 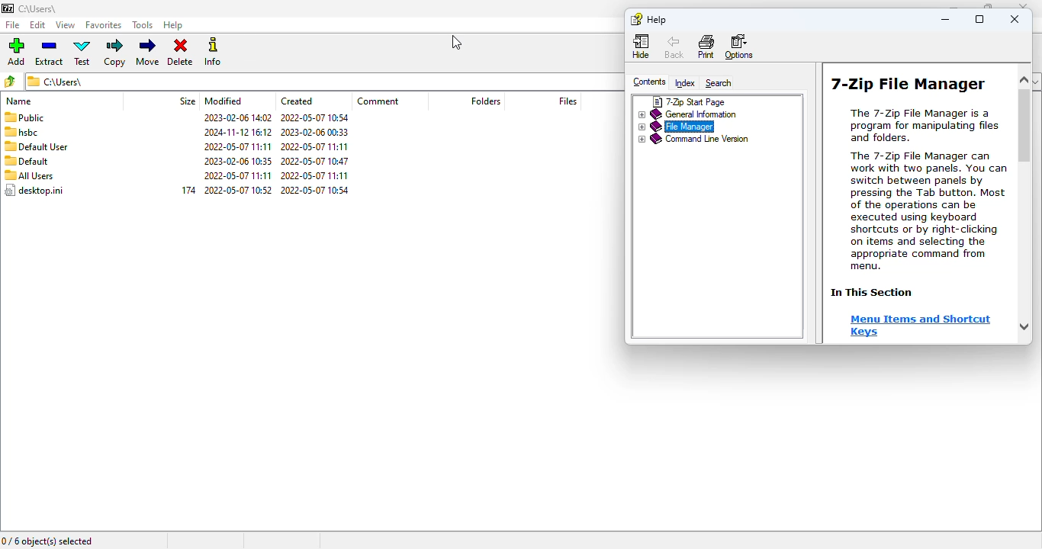 What do you see at coordinates (693, 140) in the screenshot?
I see `command line version` at bounding box center [693, 140].